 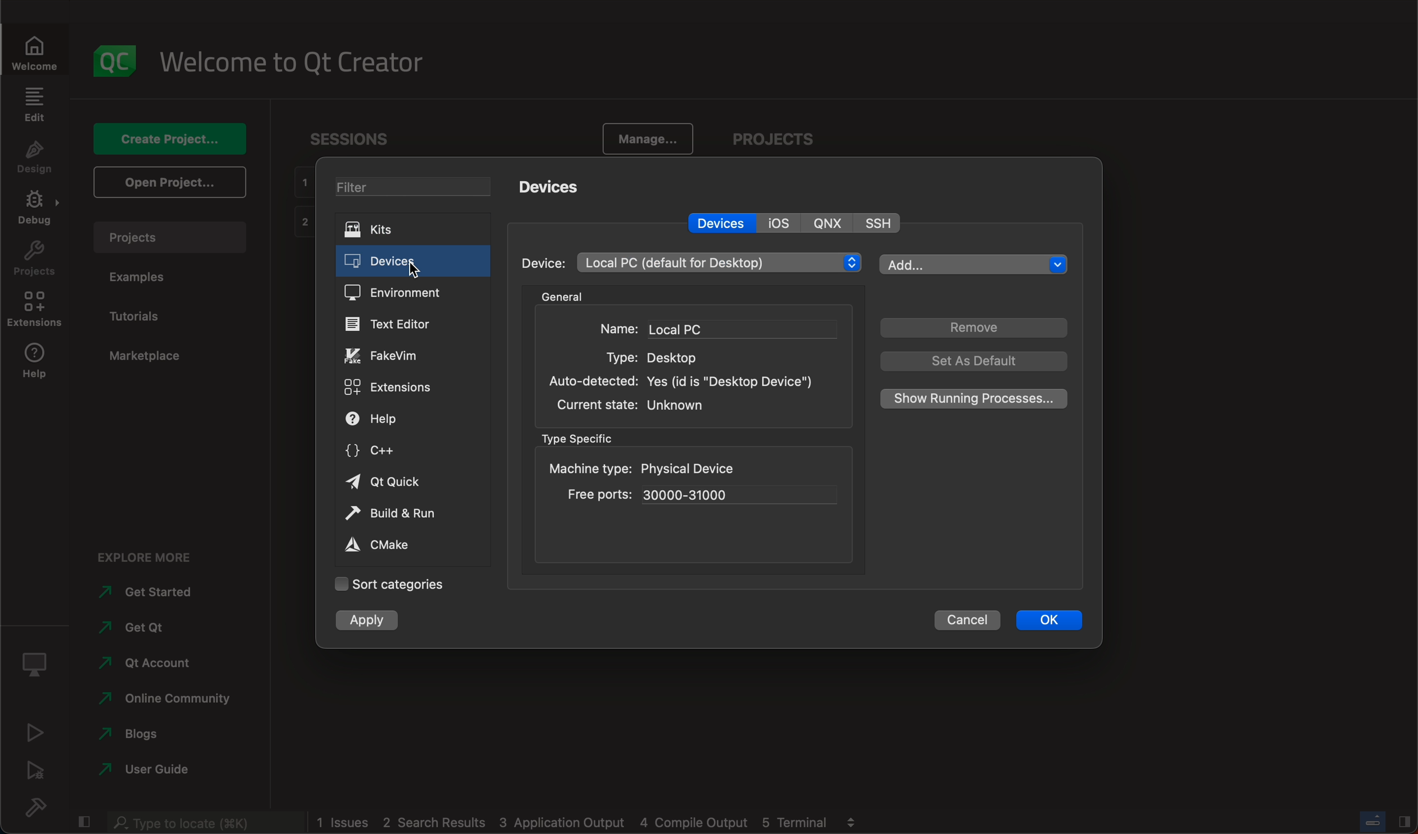 What do you see at coordinates (301, 204) in the screenshot?
I see `1 2` at bounding box center [301, 204].